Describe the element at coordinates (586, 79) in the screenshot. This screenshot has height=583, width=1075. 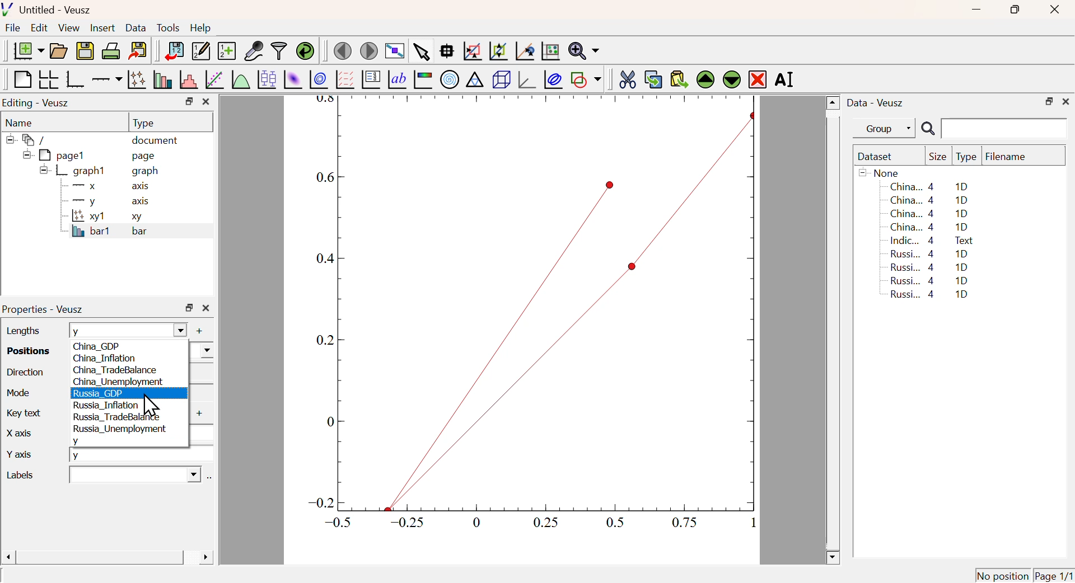
I see `Add a shape` at that location.